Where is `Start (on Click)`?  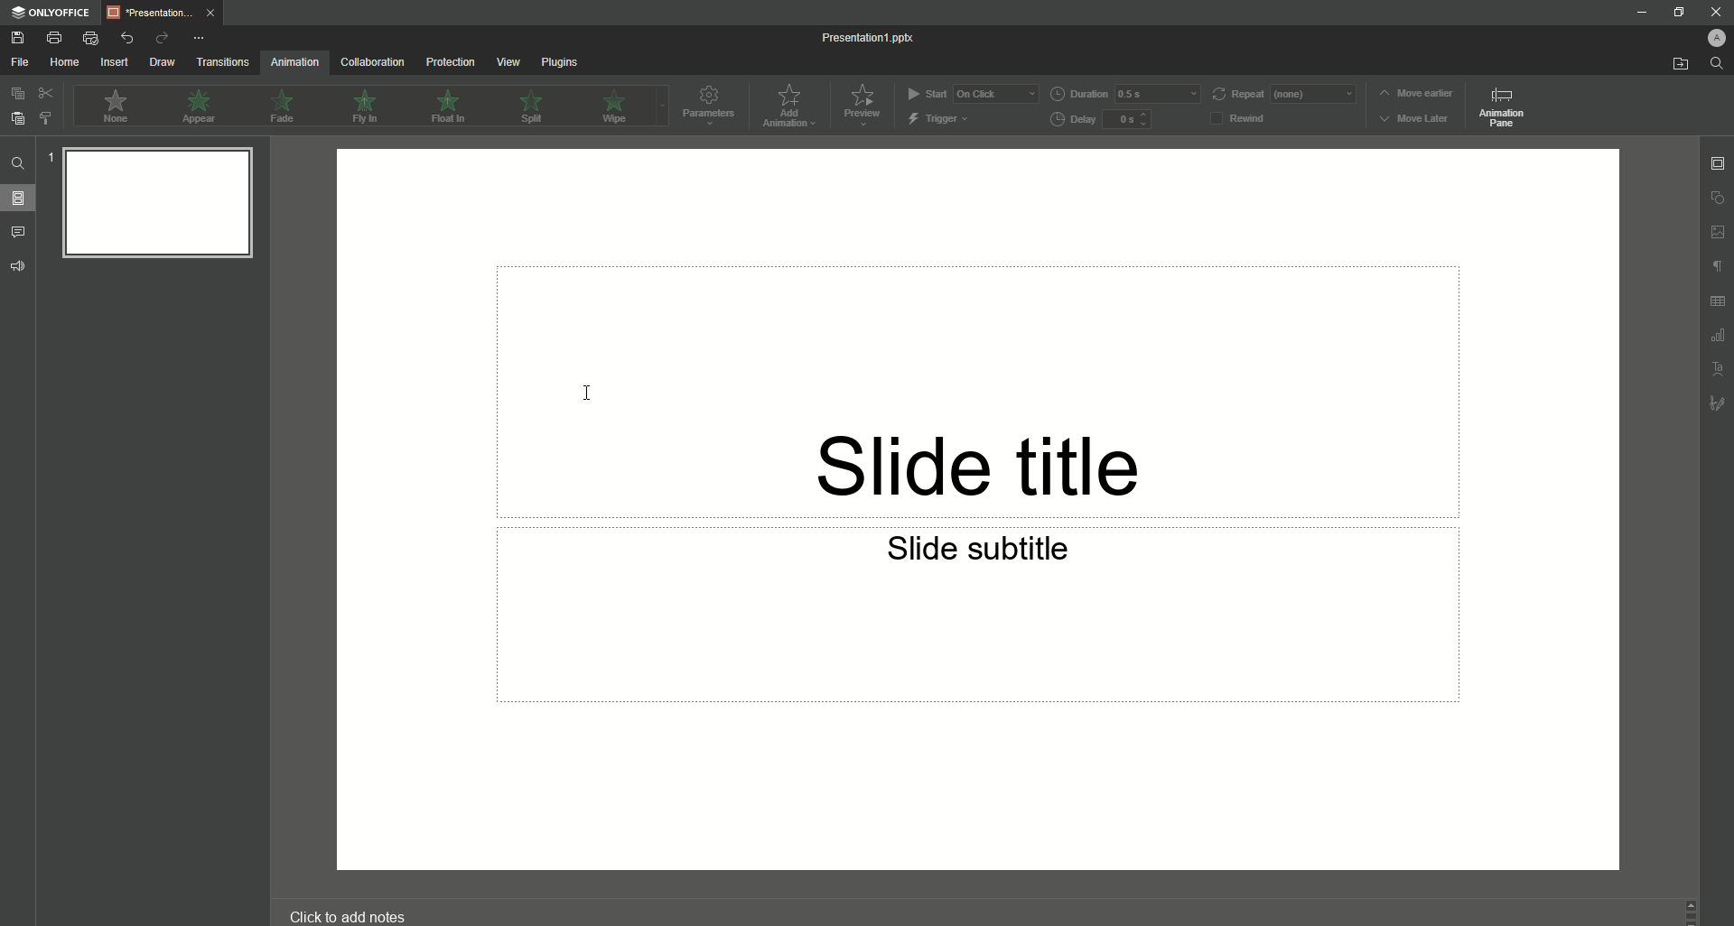 Start (on Click) is located at coordinates (973, 93).